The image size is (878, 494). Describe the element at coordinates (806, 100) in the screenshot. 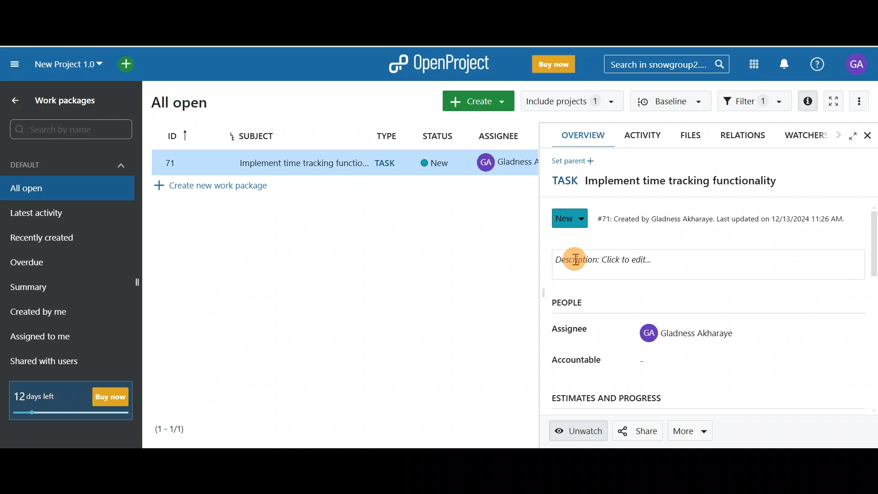

I see `Open details view` at that location.